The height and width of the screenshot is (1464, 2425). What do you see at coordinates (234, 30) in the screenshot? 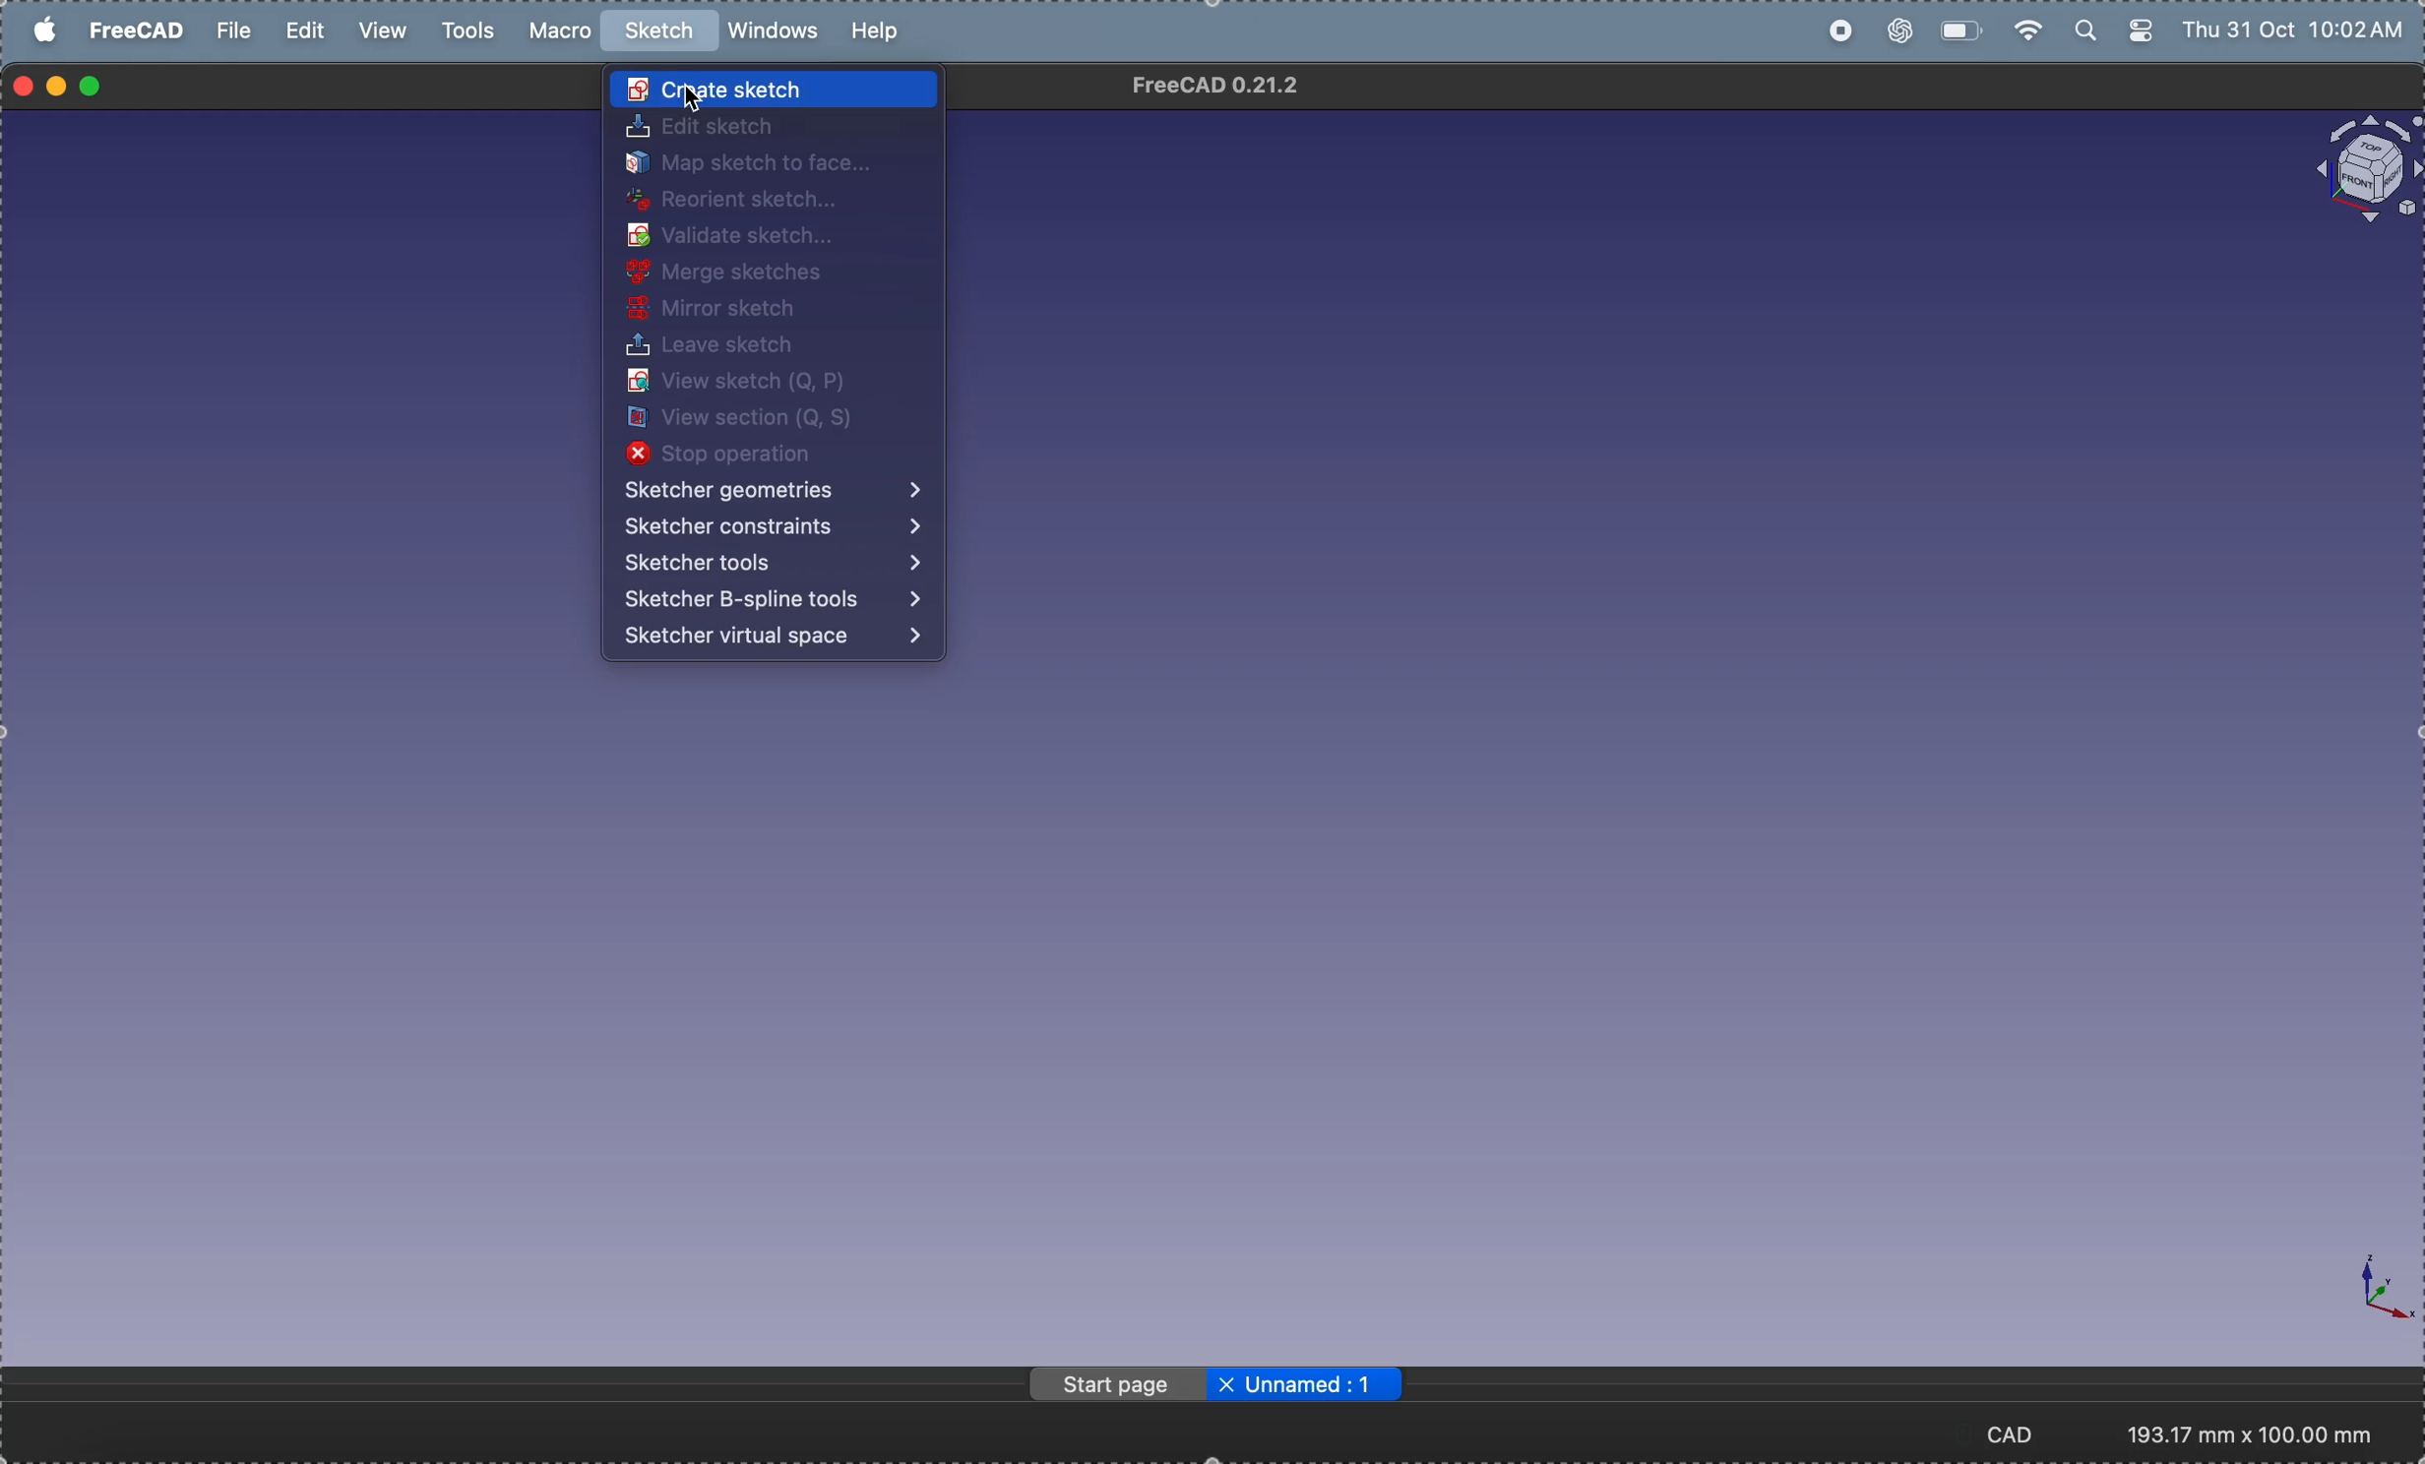
I see `file` at bounding box center [234, 30].